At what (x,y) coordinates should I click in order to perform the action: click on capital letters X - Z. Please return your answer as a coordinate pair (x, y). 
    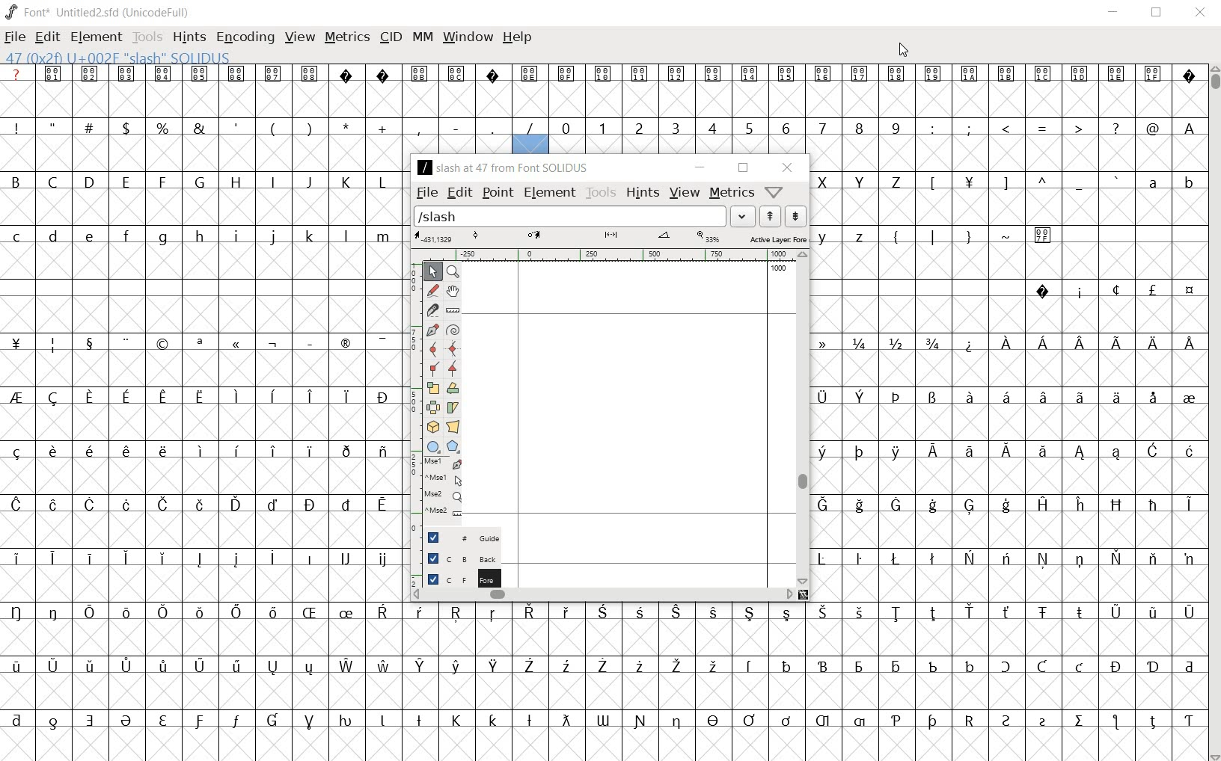
    Looking at the image, I should click on (866, 182).